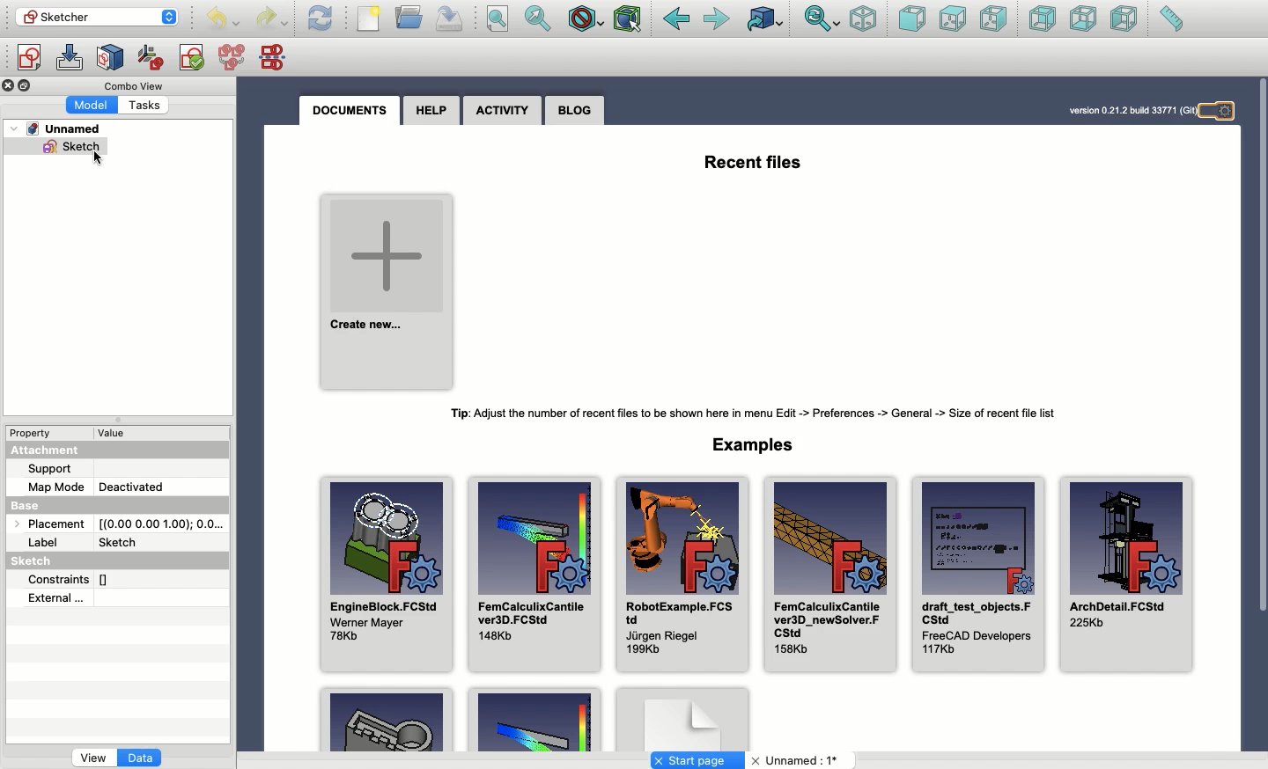 The width and height of the screenshot is (1268, 769). I want to click on Top, so click(953, 19).